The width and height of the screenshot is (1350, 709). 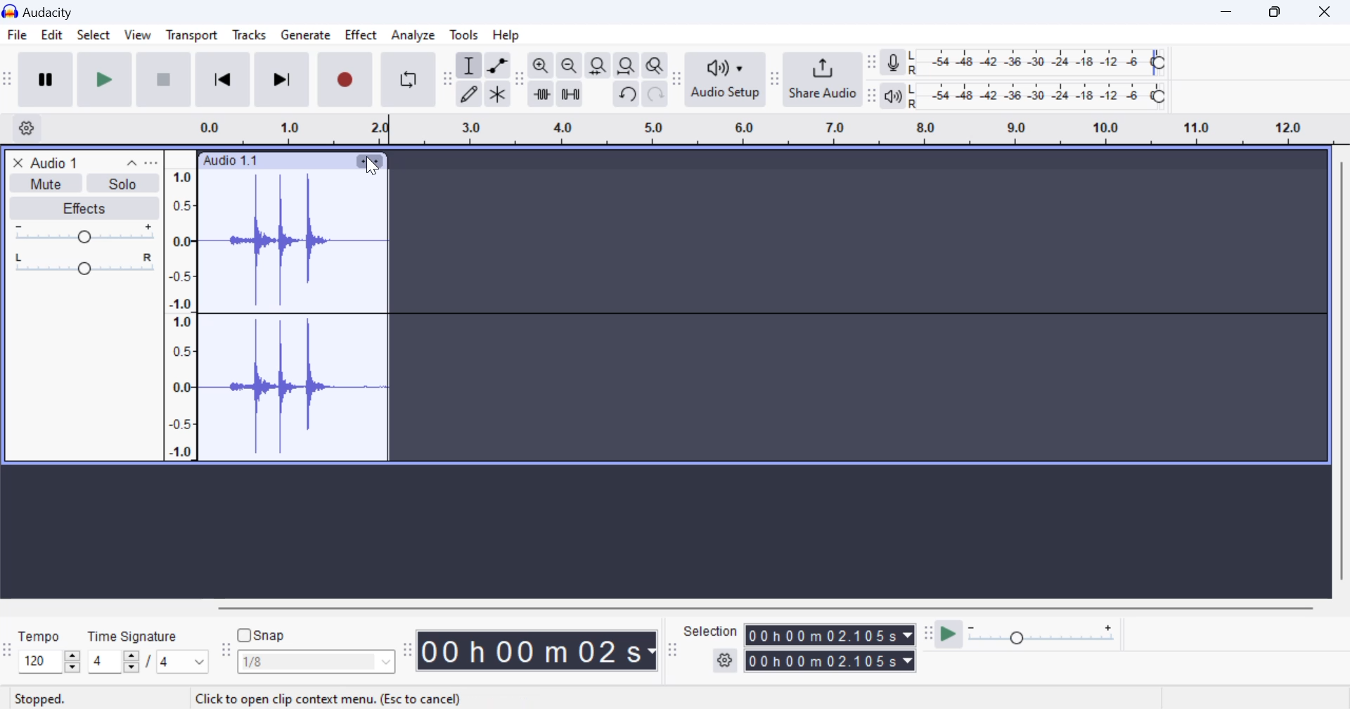 What do you see at coordinates (465, 34) in the screenshot?
I see `Tools` at bounding box center [465, 34].